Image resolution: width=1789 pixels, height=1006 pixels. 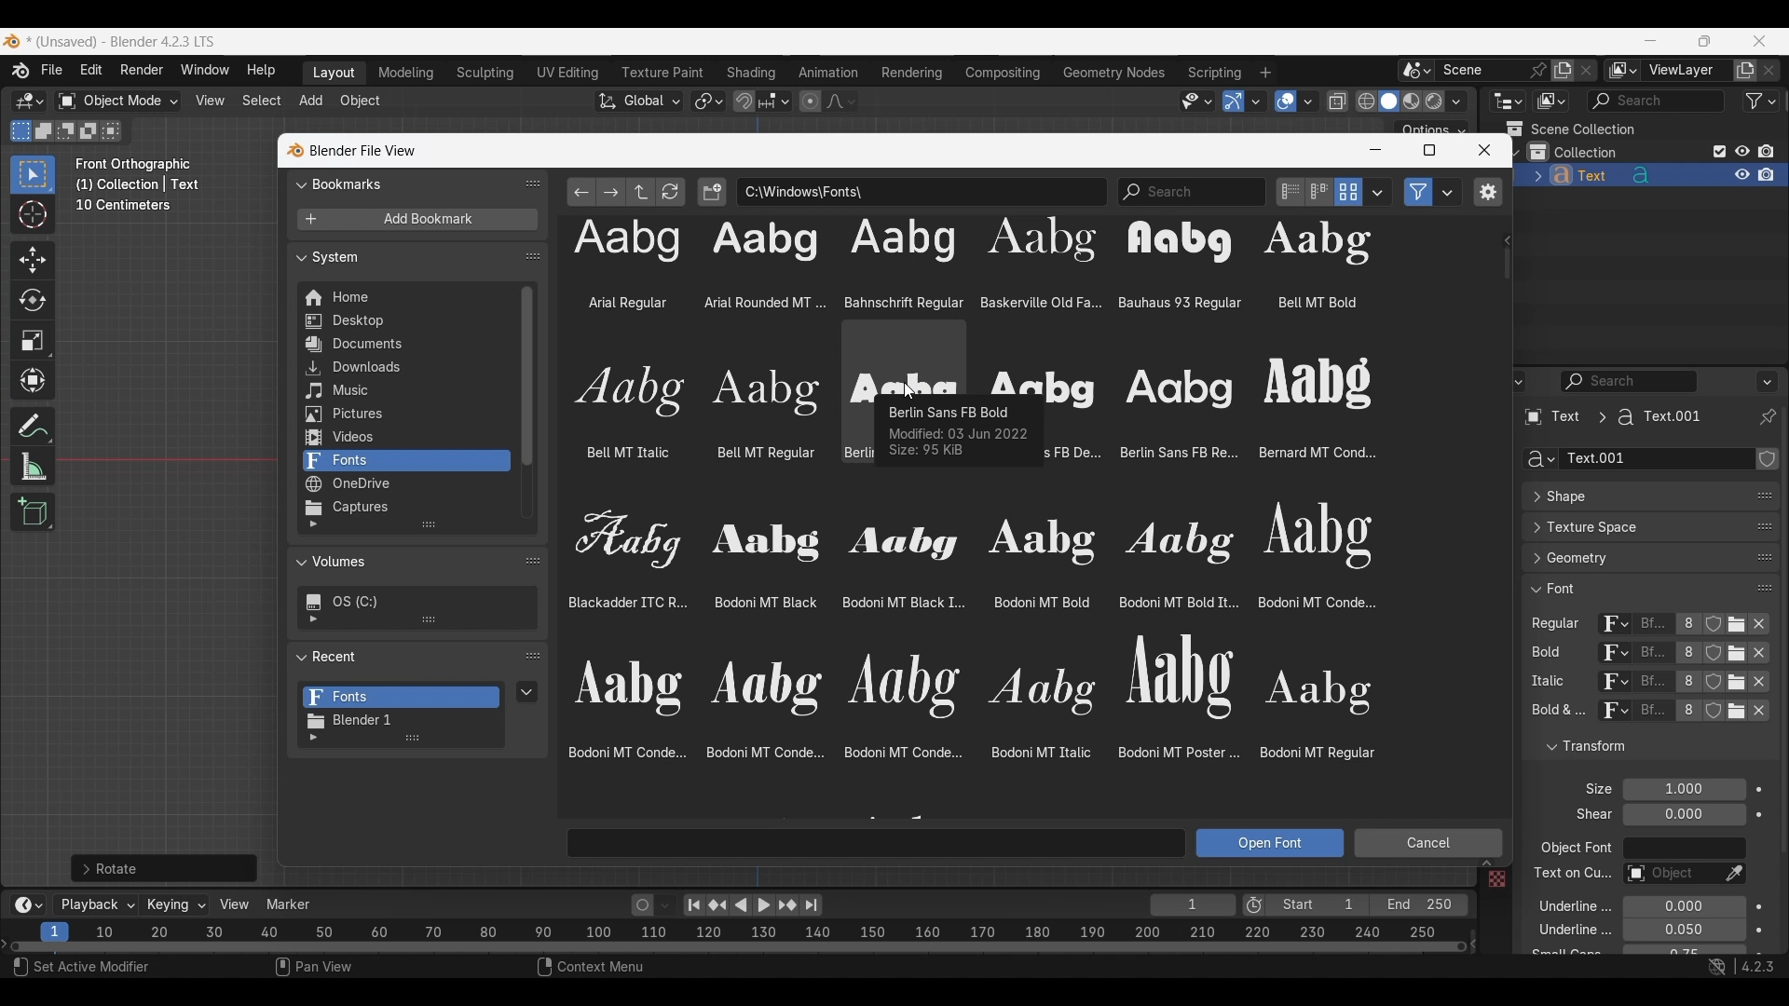 What do you see at coordinates (1767, 417) in the screenshot?
I see `Toggle pin ID` at bounding box center [1767, 417].